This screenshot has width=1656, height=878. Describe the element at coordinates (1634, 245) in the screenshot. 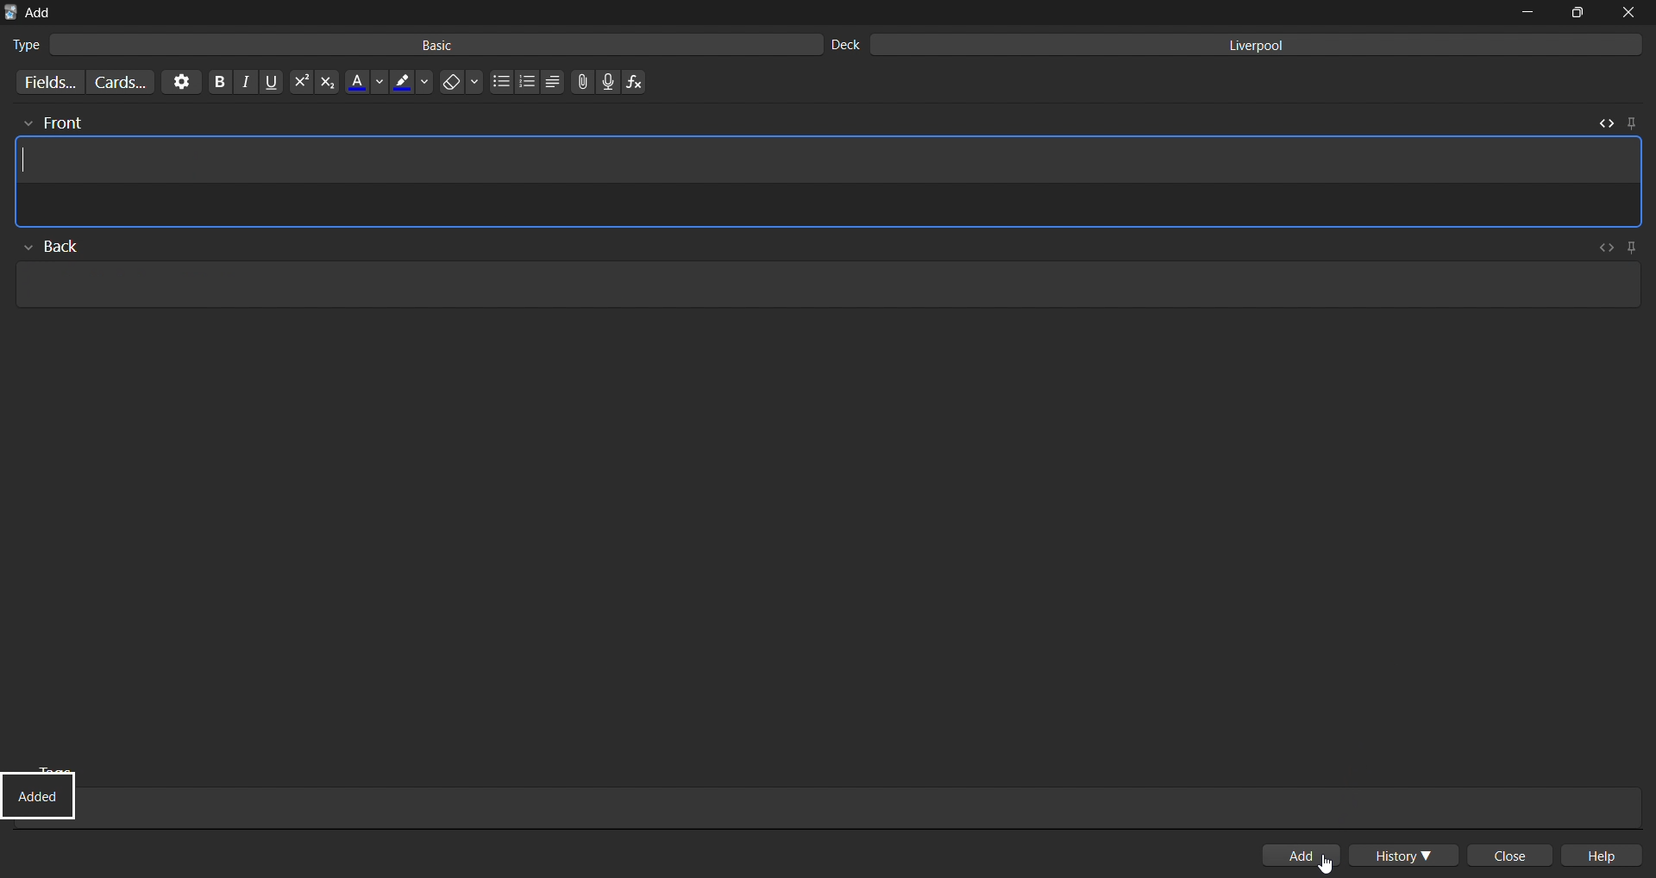

I see `pin` at that location.